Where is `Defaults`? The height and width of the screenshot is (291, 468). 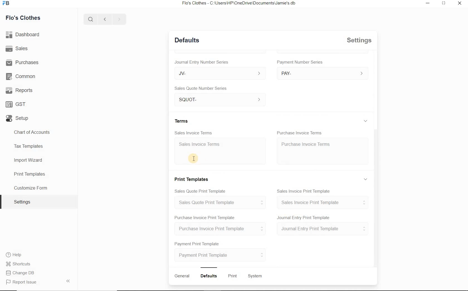
Defaults is located at coordinates (187, 40).